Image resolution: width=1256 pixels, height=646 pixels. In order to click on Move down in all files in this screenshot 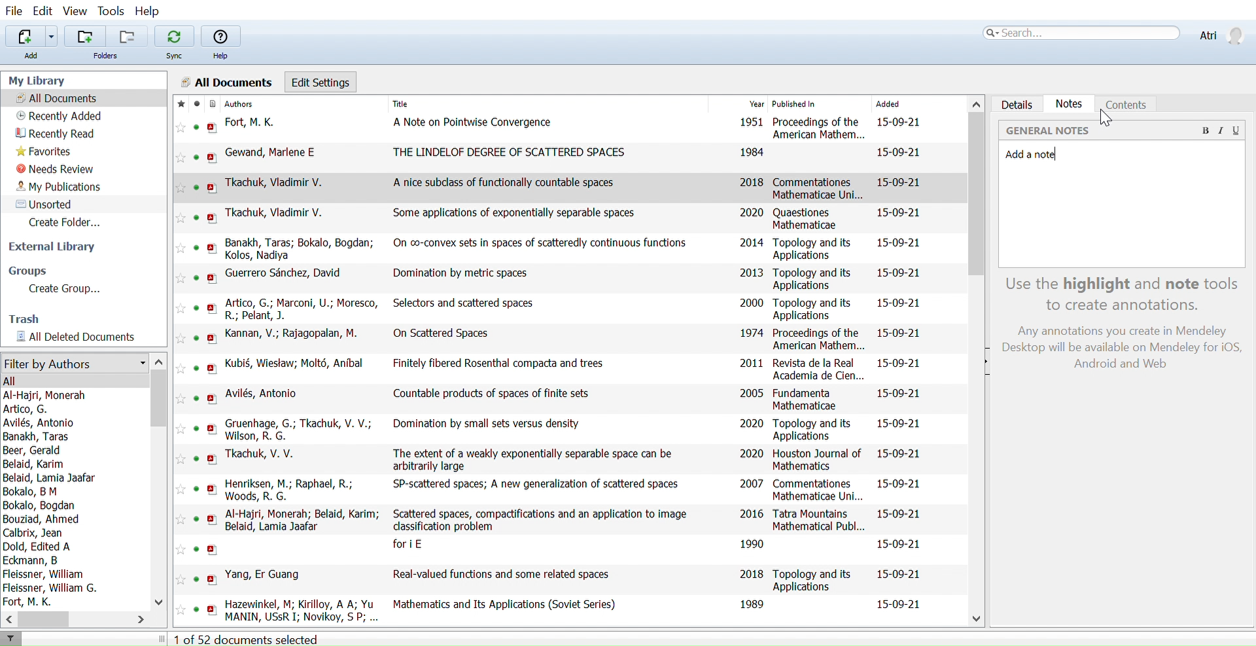, I will do `click(977, 620)`.